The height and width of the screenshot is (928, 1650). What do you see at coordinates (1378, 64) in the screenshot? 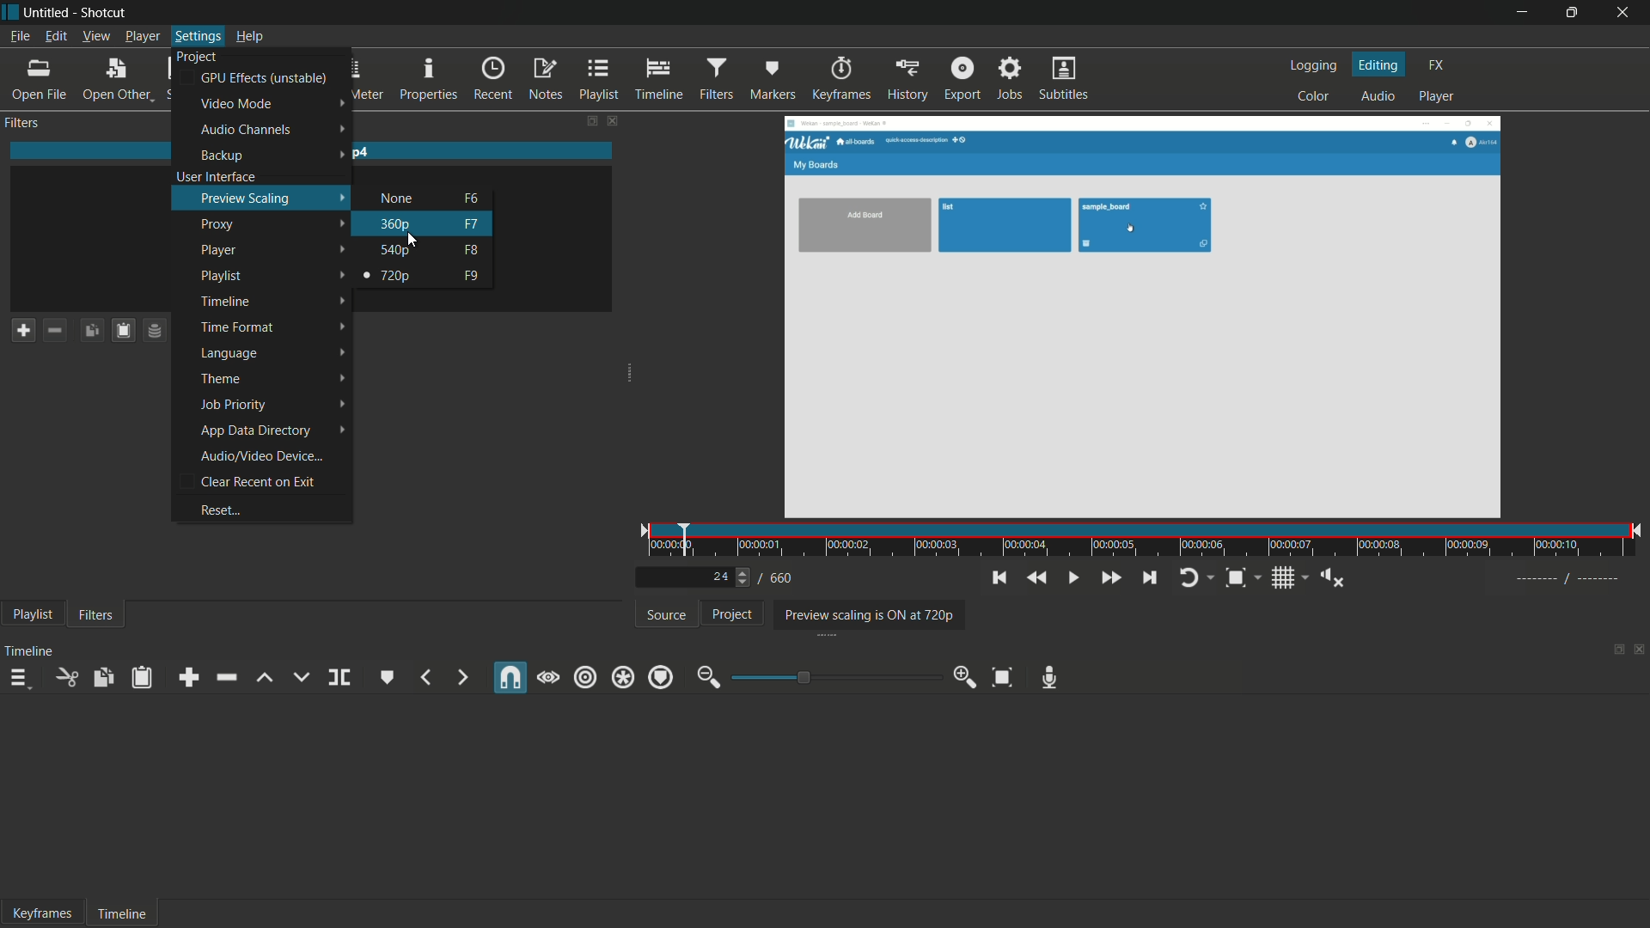
I see `editing` at bounding box center [1378, 64].